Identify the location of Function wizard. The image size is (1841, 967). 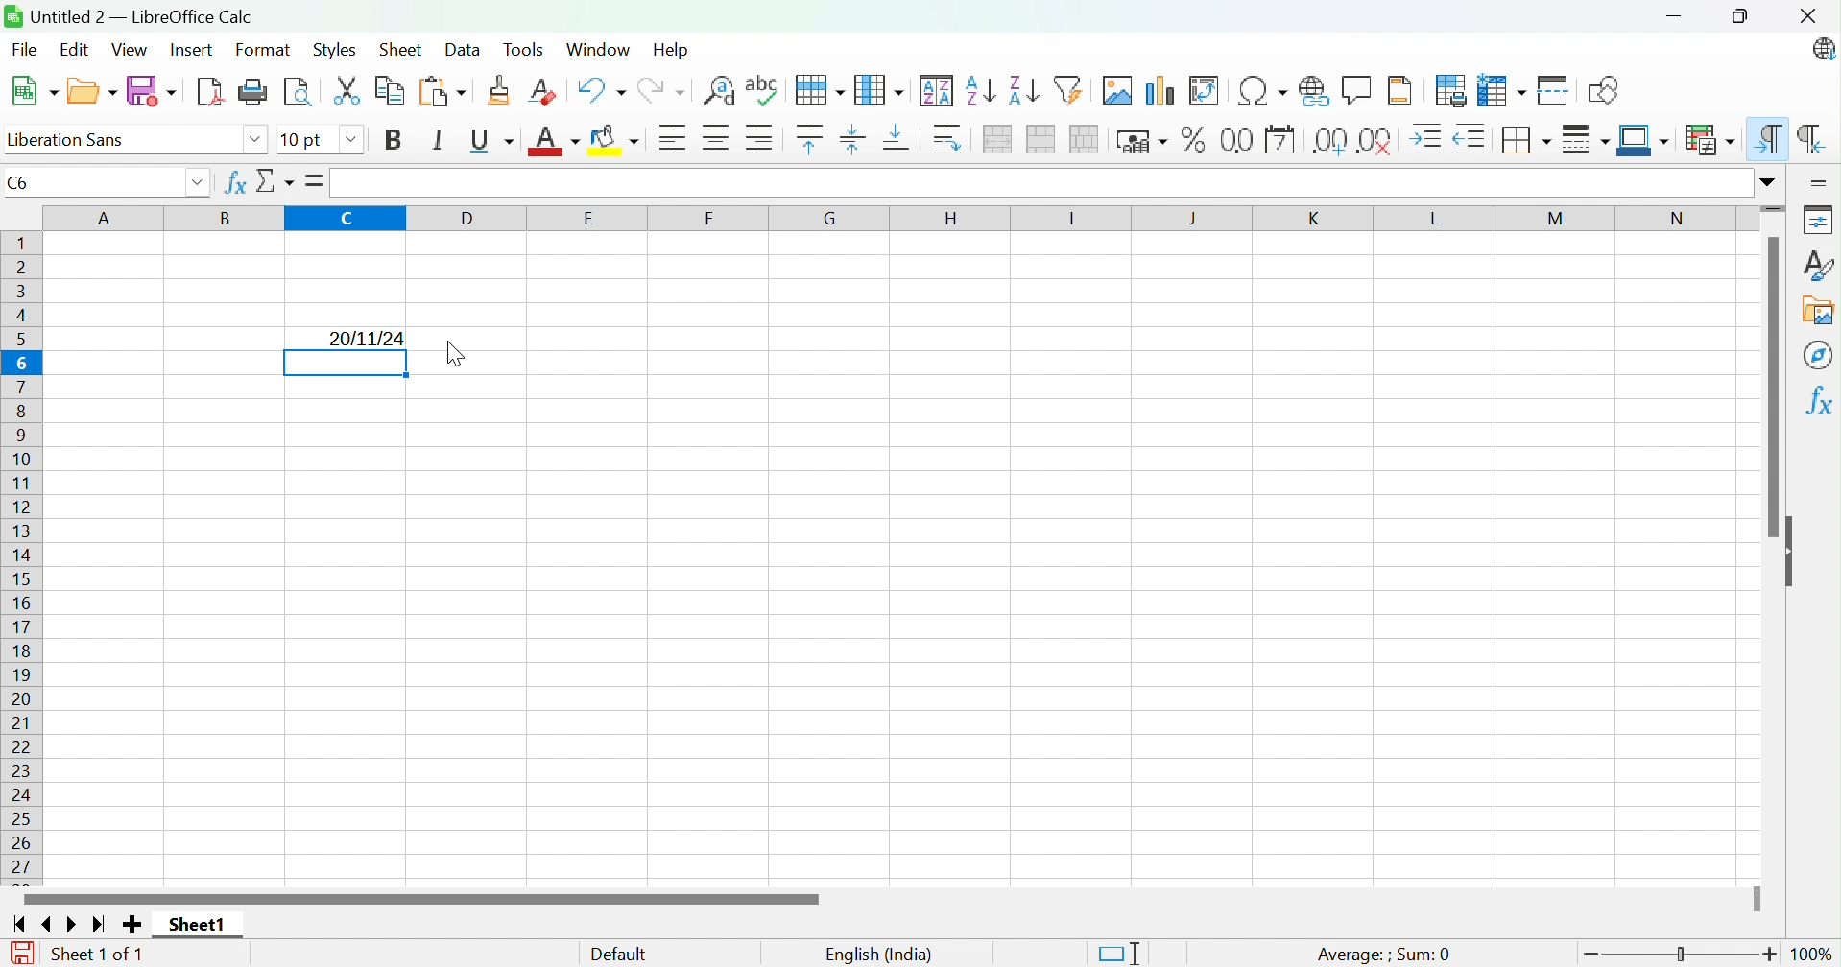
(233, 183).